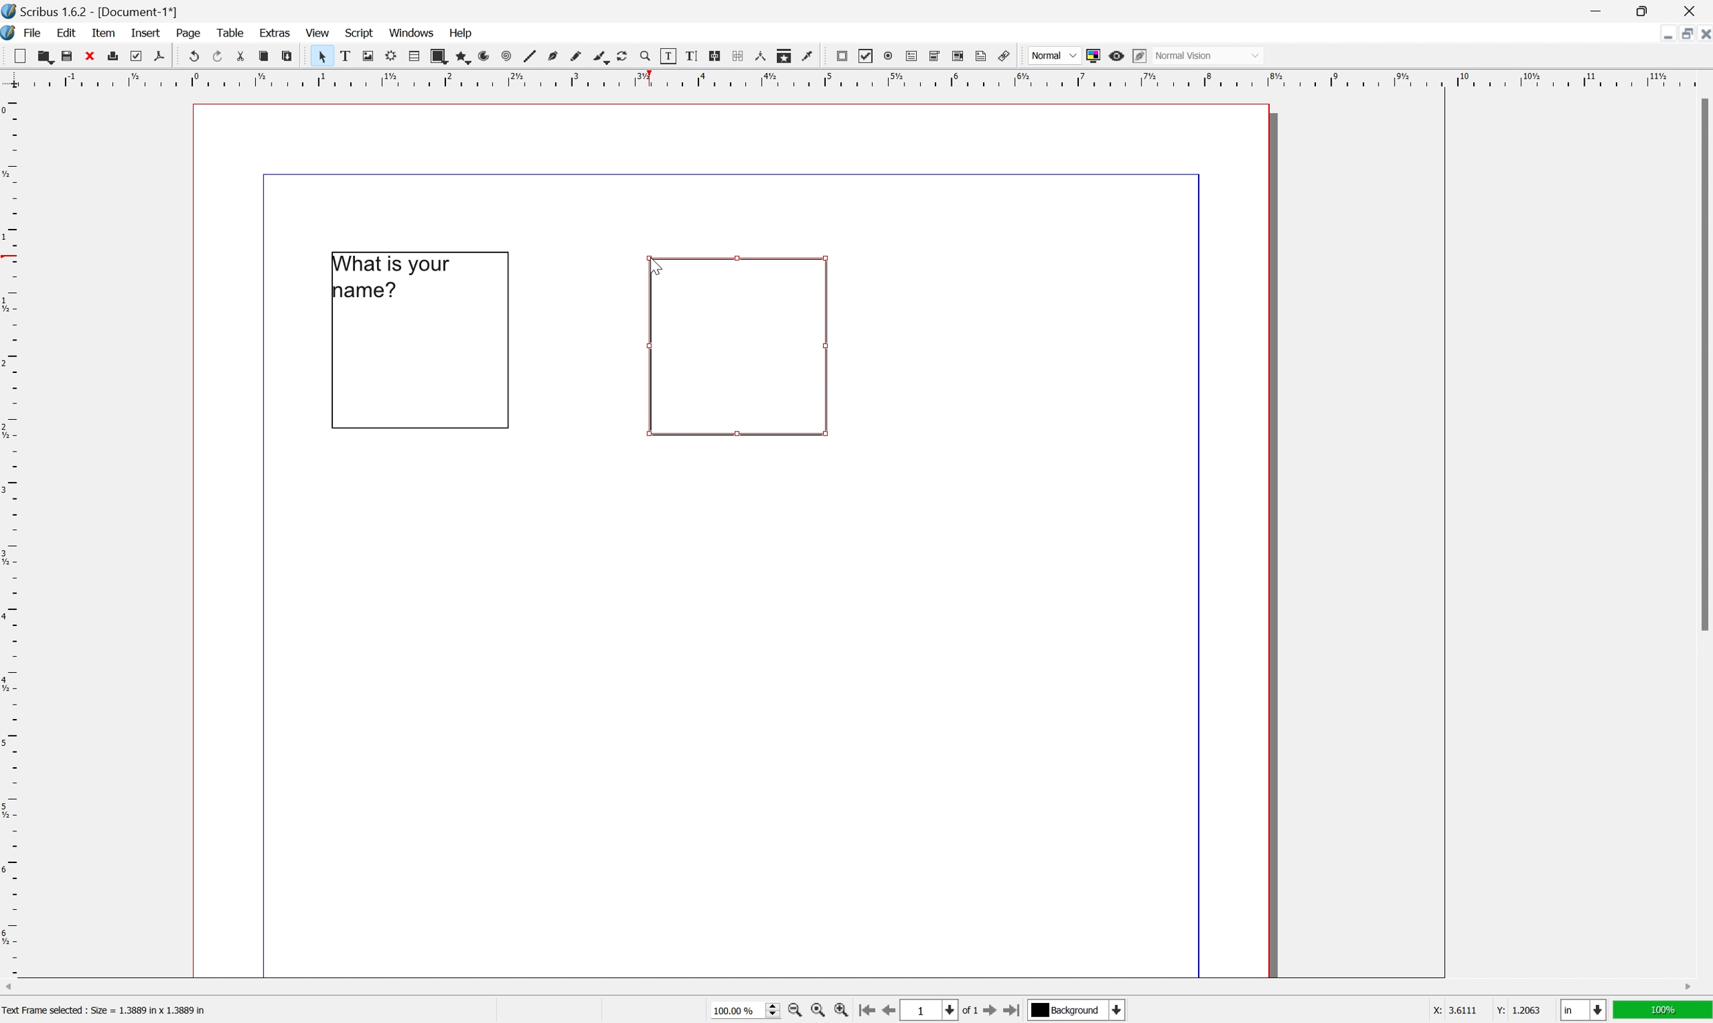  Describe the element at coordinates (114, 54) in the screenshot. I see `print` at that location.